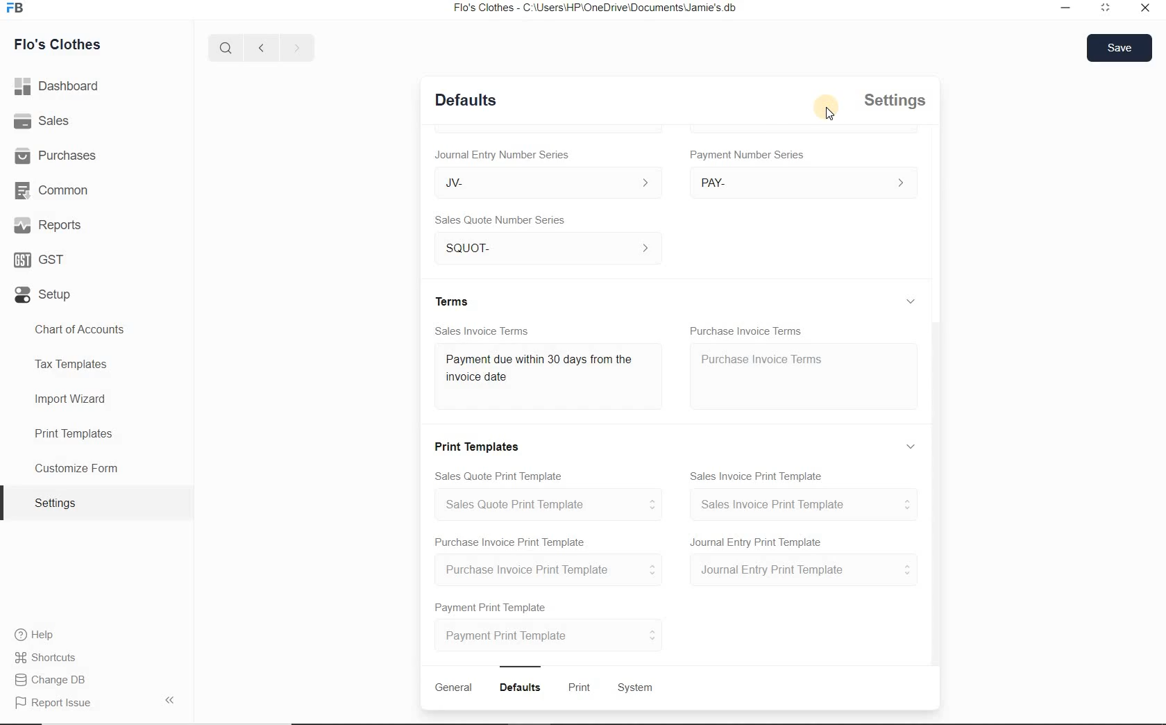  Describe the element at coordinates (745, 329) in the screenshot. I see `Purchase Invoice Terms` at that location.